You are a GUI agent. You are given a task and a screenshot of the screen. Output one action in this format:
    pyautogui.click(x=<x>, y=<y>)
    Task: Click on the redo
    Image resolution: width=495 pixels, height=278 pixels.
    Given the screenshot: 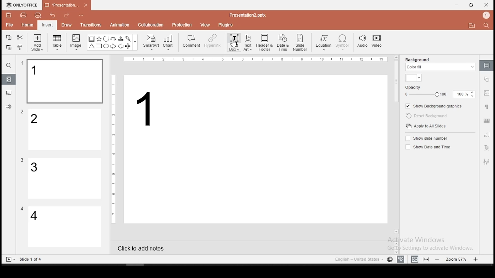 What is the action you would take?
    pyautogui.click(x=67, y=16)
    